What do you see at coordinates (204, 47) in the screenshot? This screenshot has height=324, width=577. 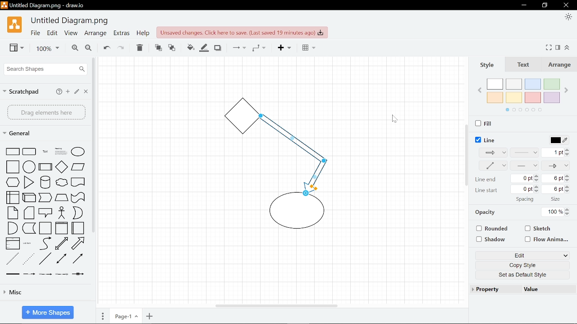 I see `Fill color` at bounding box center [204, 47].